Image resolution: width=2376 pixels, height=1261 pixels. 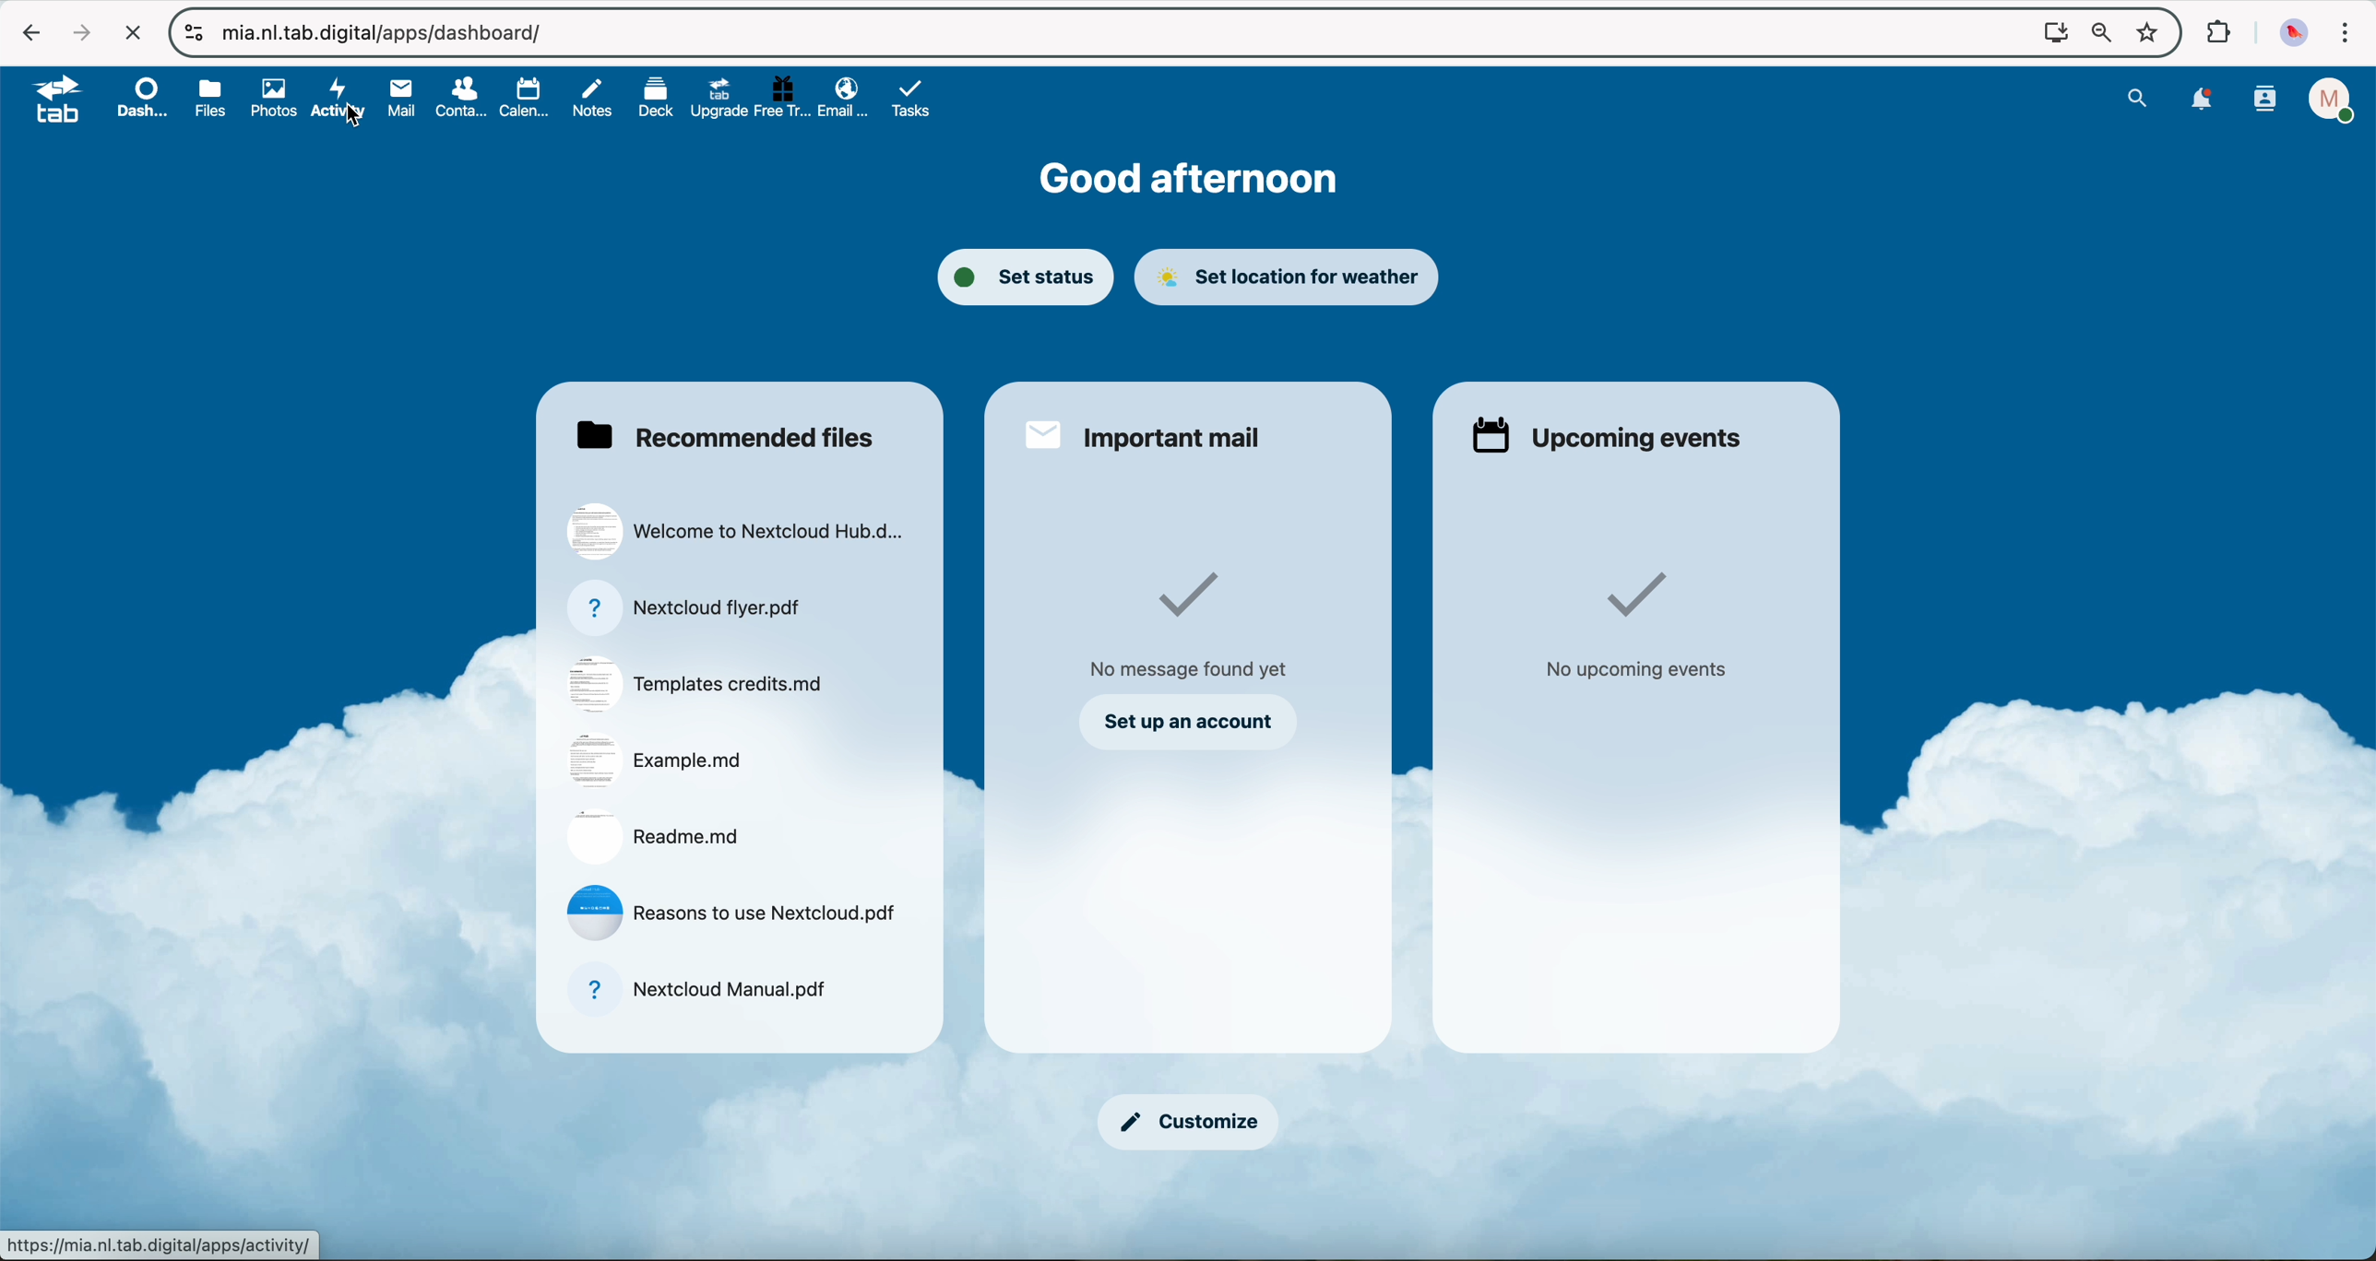 What do you see at coordinates (2151, 33) in the screenshot?
I see `favorites` at bounding box center [2151, 33].